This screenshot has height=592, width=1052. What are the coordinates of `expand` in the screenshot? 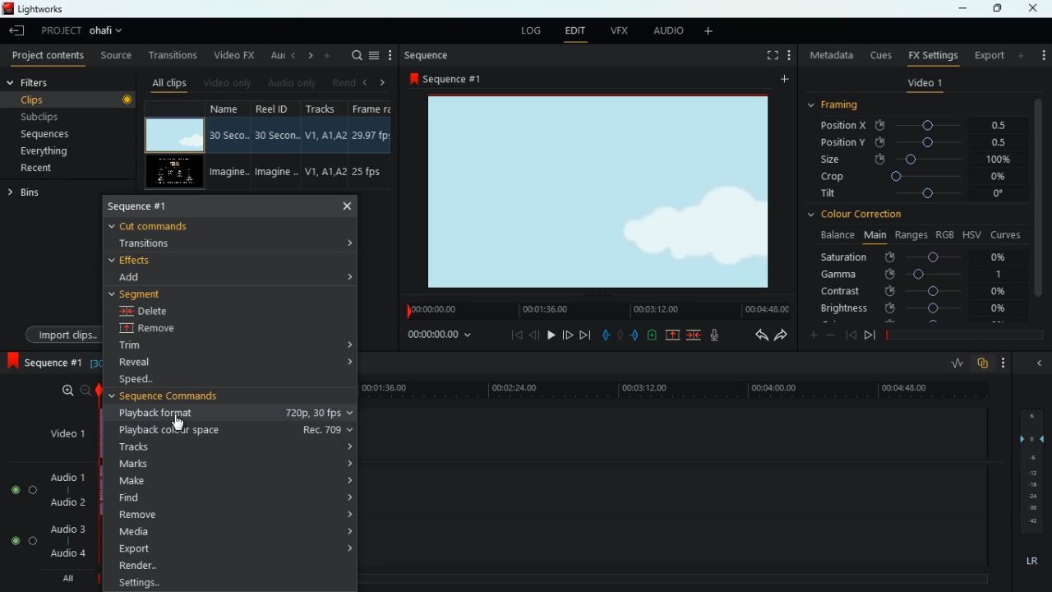 It's located at (348, 363).